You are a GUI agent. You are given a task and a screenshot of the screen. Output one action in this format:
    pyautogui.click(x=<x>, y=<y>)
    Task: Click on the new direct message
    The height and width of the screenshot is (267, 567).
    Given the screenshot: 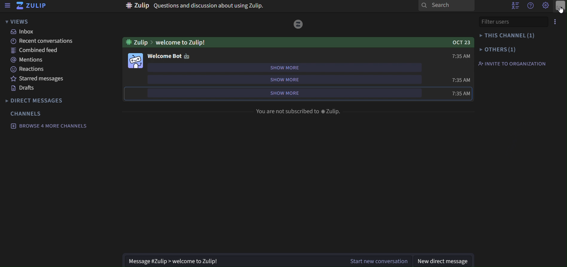 What is the action you would take?
    pyautogui.click(x=444, y=260)
    